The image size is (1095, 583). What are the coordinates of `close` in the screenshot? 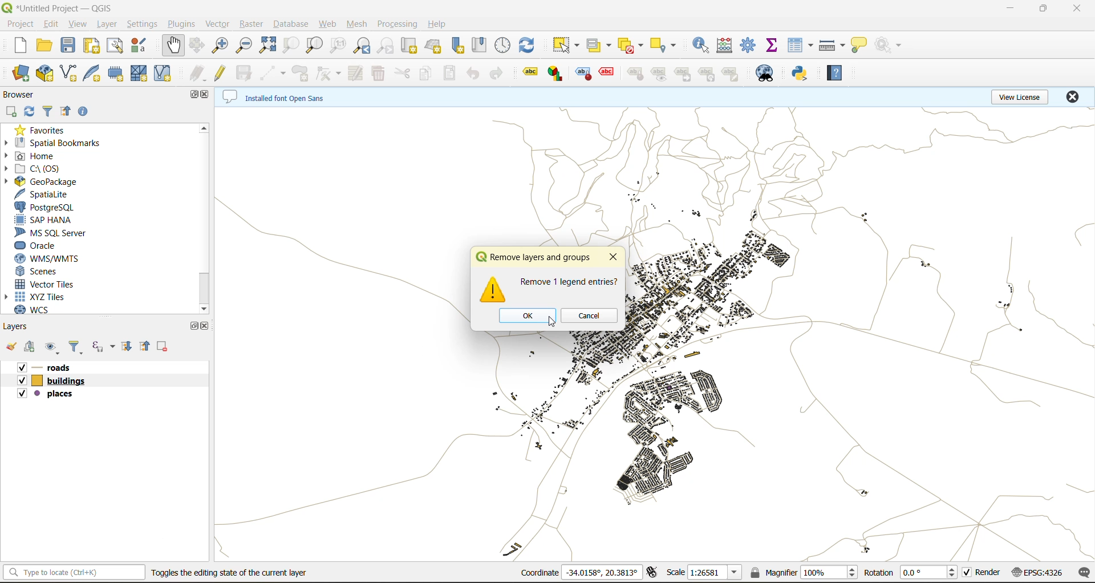 It's located at (614, 257).